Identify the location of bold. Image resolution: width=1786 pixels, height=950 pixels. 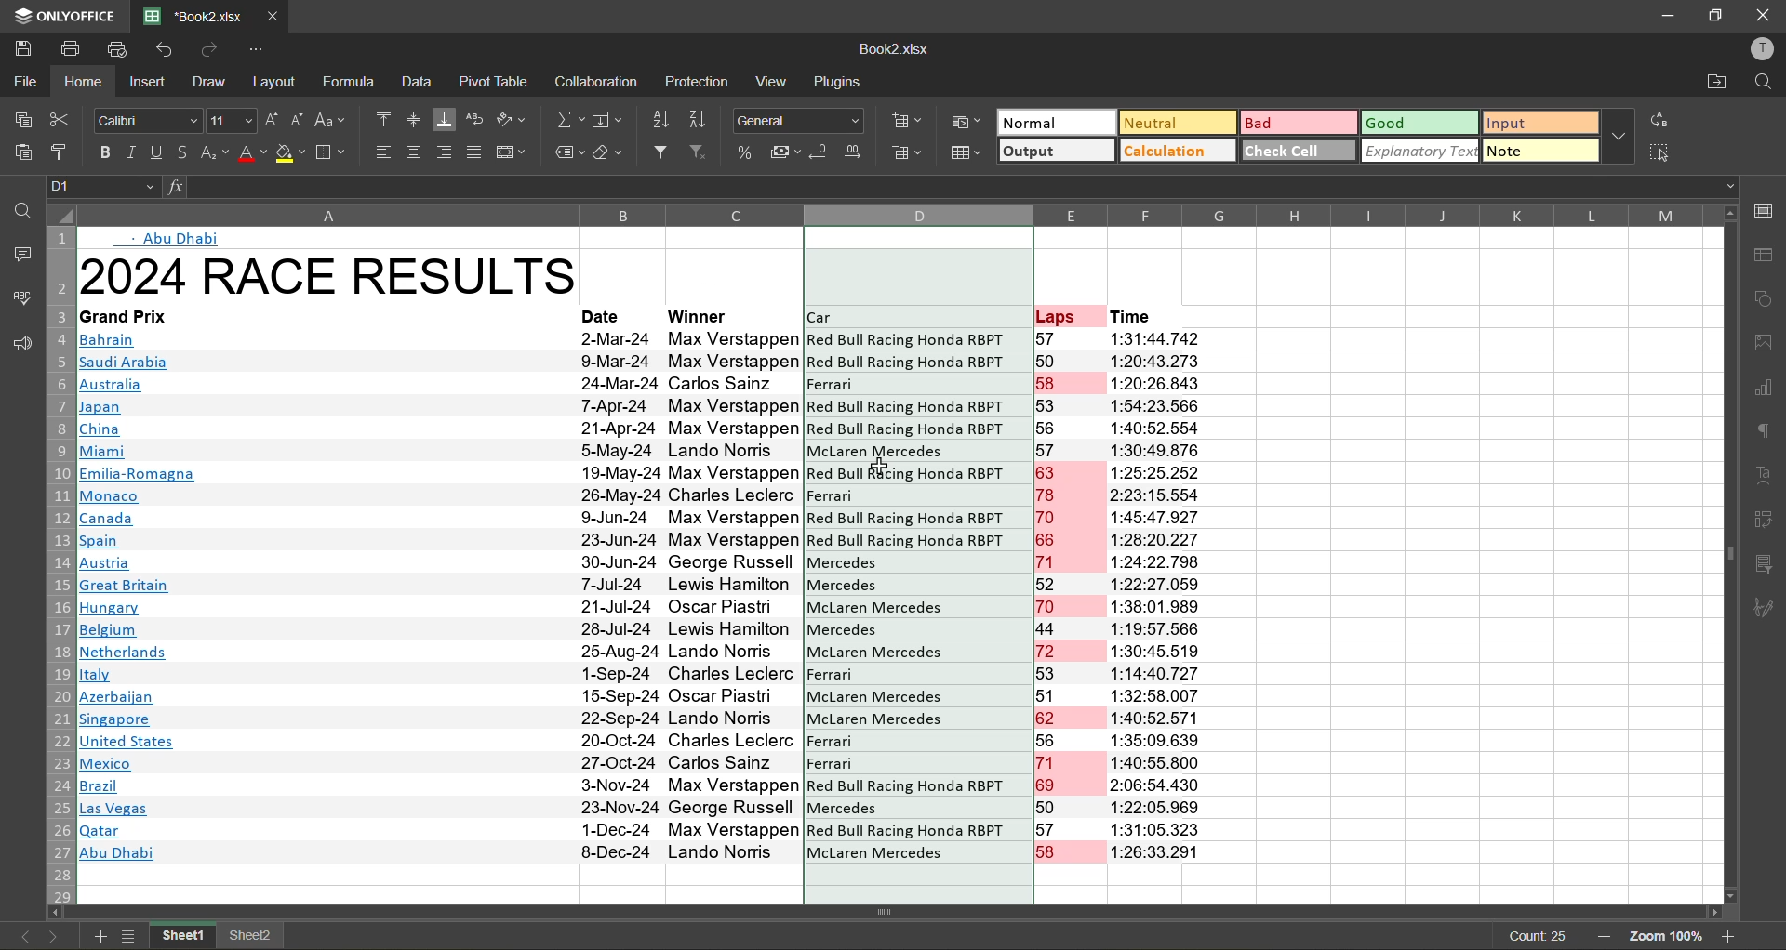
(100, 152).